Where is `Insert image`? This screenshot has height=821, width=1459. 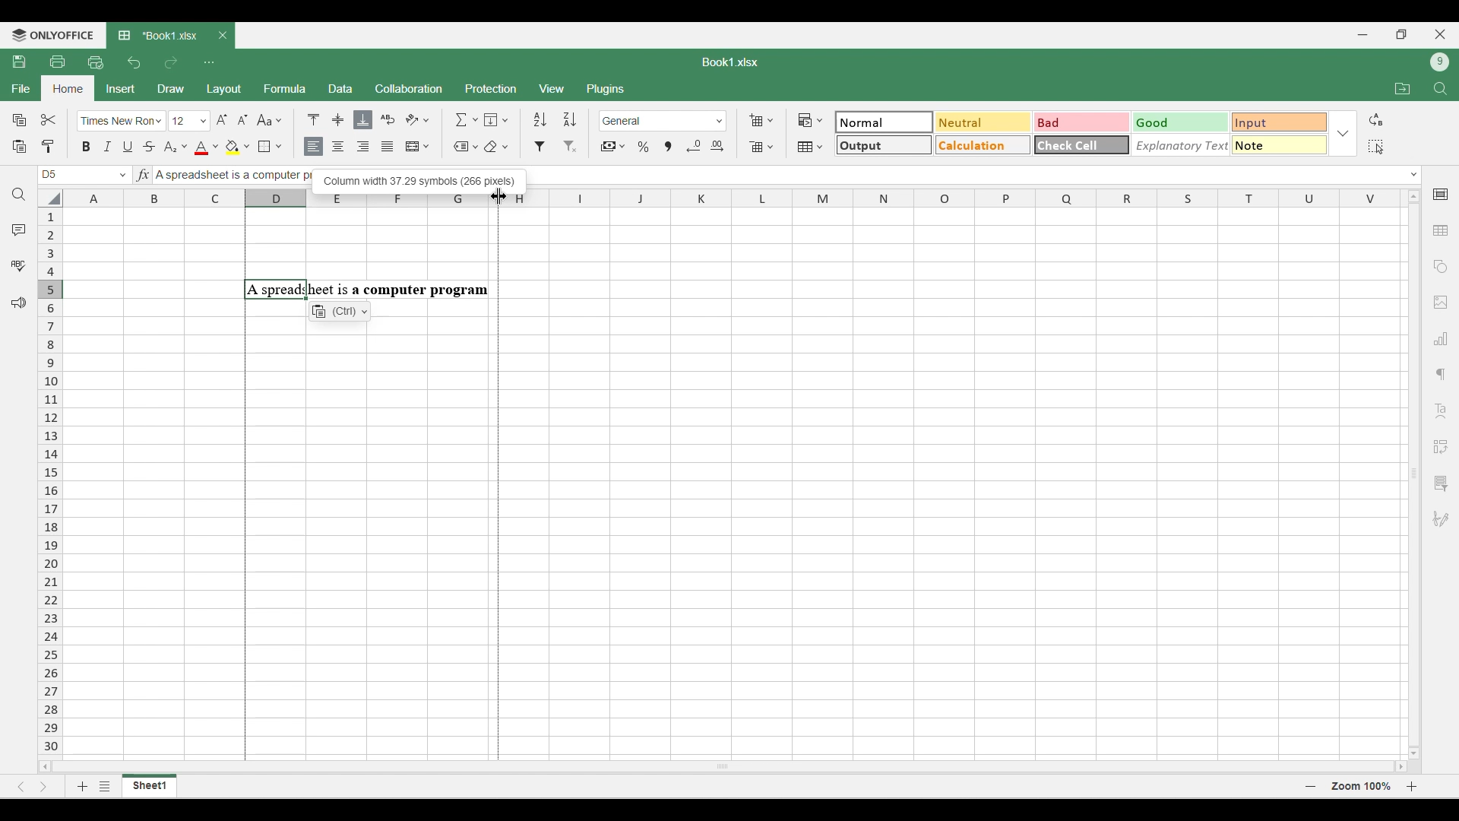
Insert image is located at coordinates (1442, 303).